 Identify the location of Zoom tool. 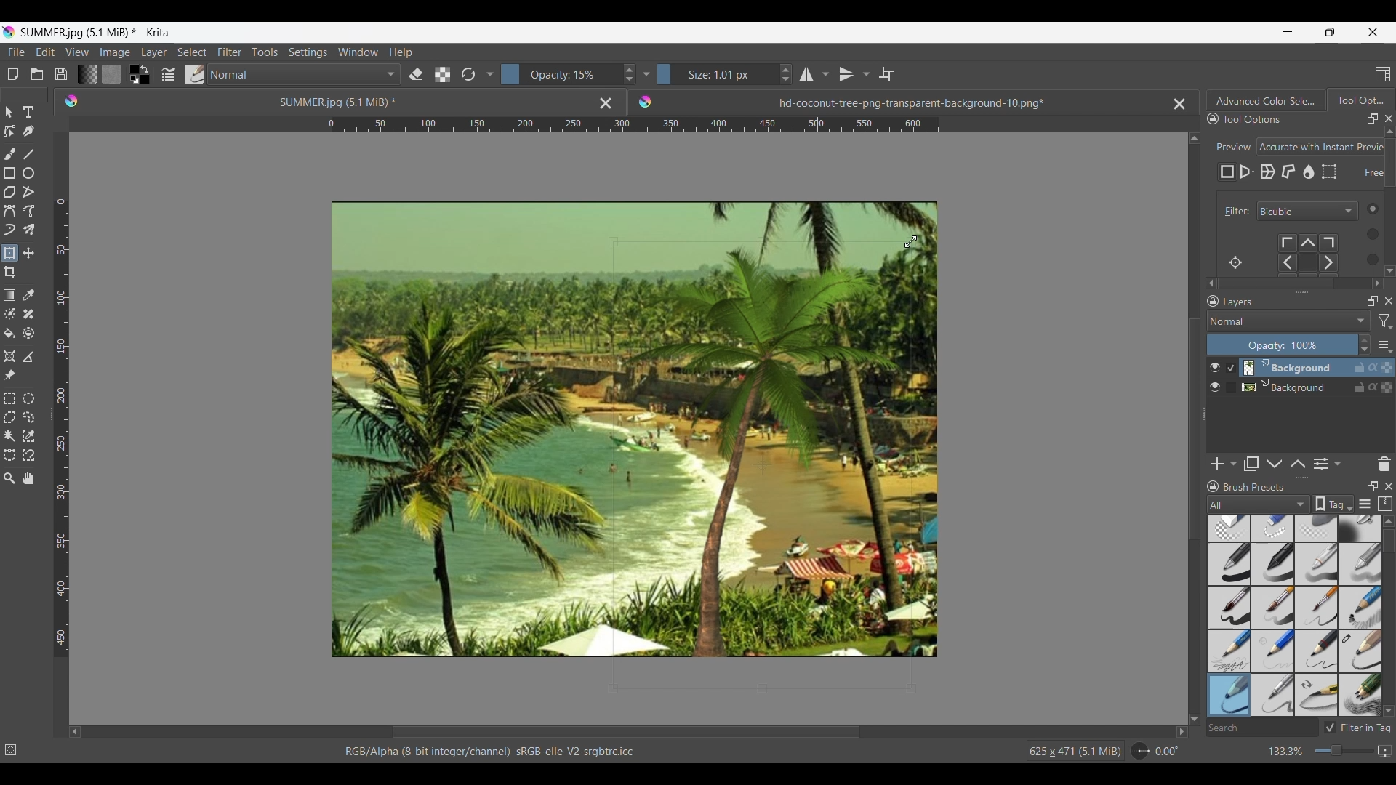
(9, 478).